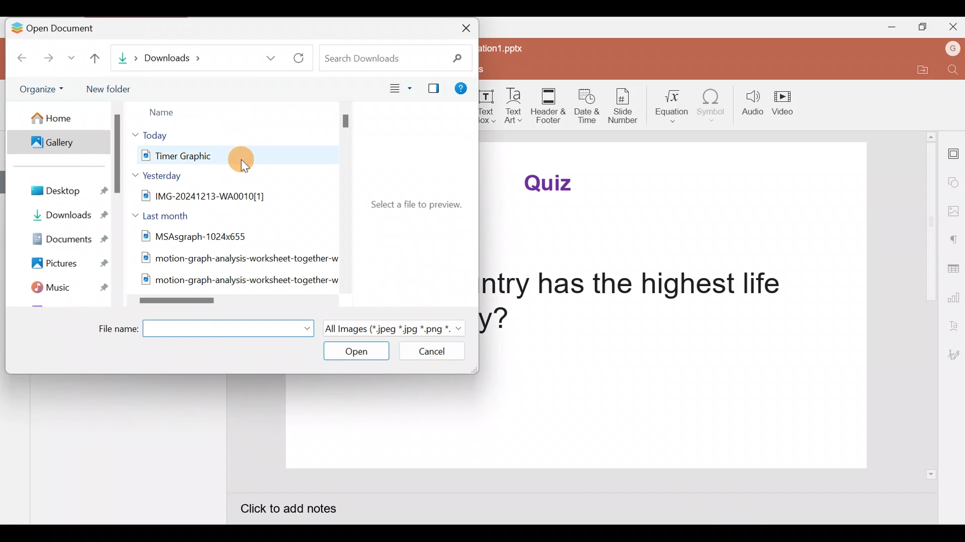 This screenshot has height=542, width=965. I want to click on Open file location, so click(921, 72).